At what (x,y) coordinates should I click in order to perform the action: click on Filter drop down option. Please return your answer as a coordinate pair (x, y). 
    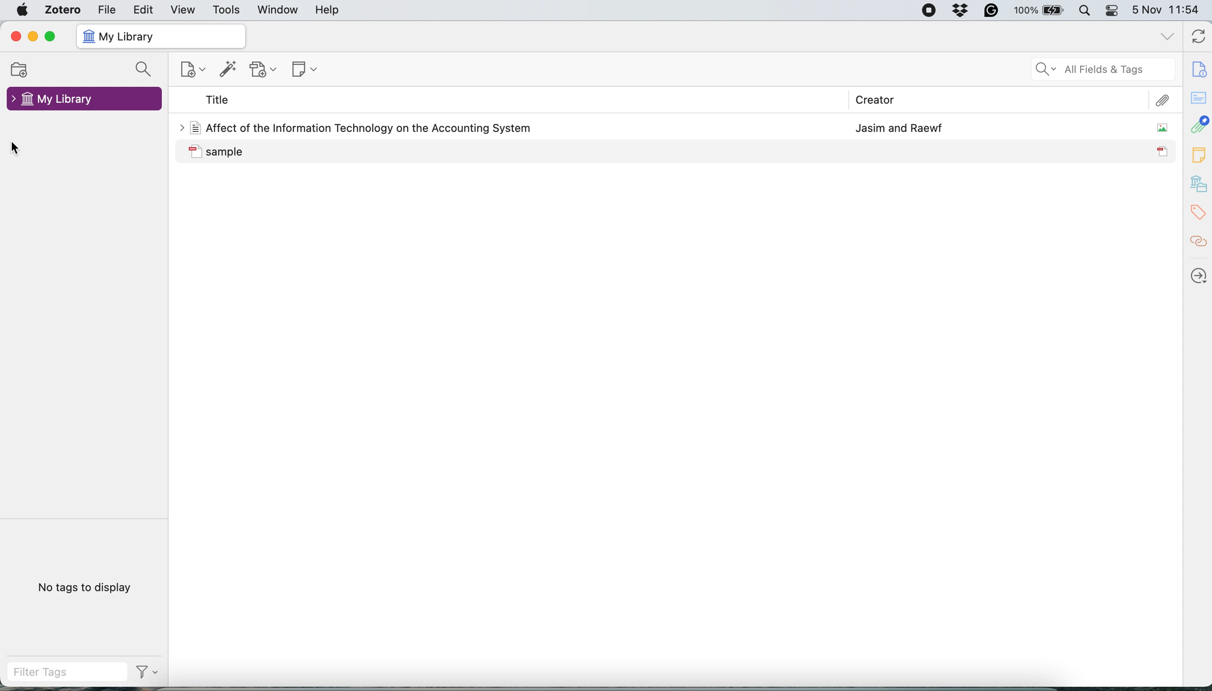
    Looking at the image, I should click on (145, 677).